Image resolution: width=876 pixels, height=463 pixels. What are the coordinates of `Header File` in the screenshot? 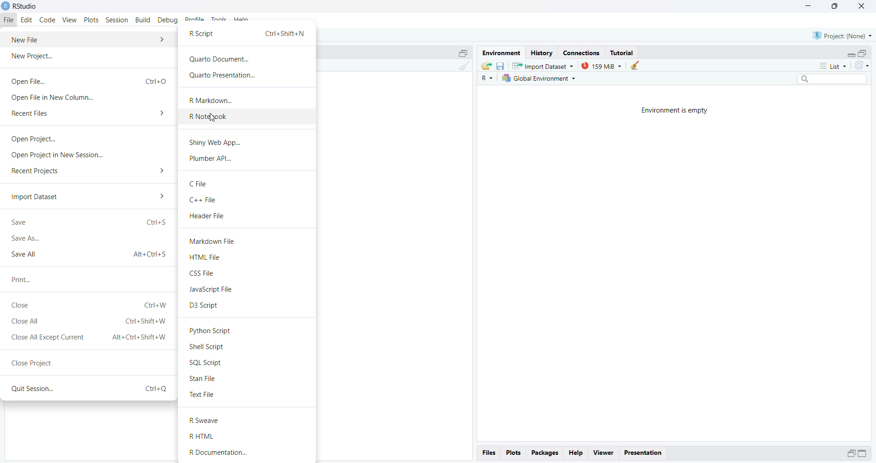 It's located at (208, 216).